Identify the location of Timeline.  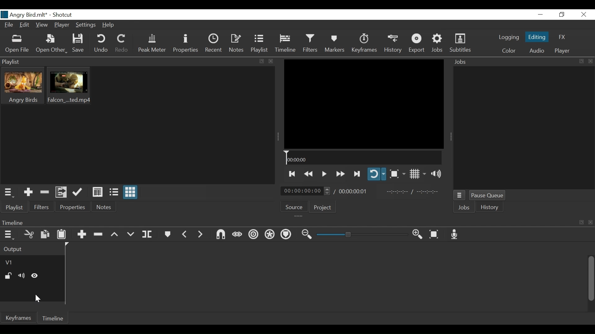
(363, 157).